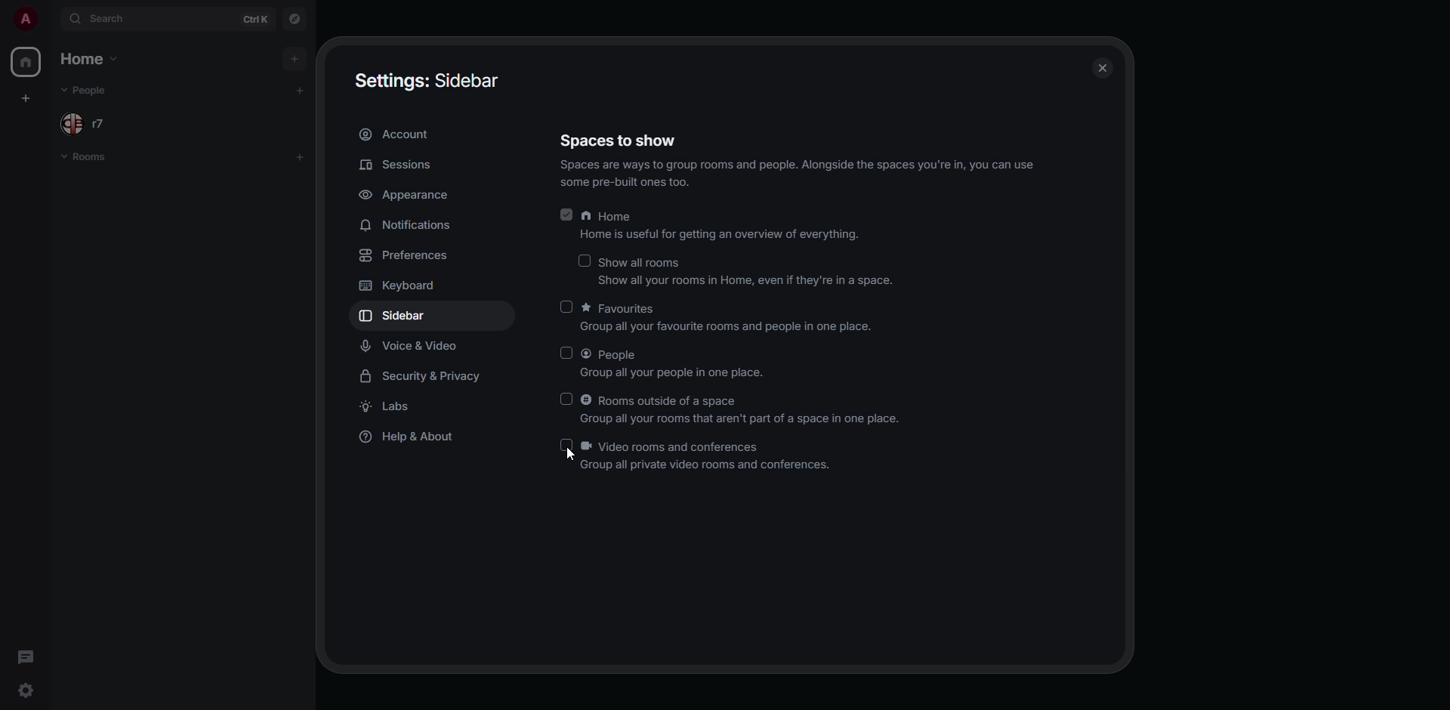 The height and width of the screenshot is (710, 1450). I want to click on profile, so click(26, 19).